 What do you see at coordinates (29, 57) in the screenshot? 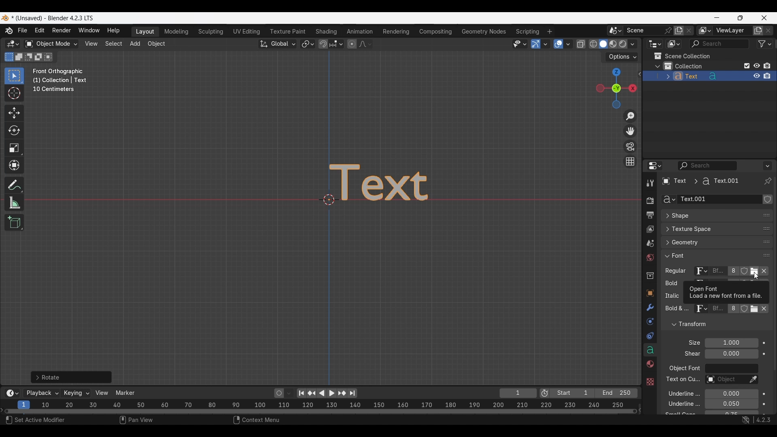
I see `Subtract existing selection` at bounding box center [29, 57].